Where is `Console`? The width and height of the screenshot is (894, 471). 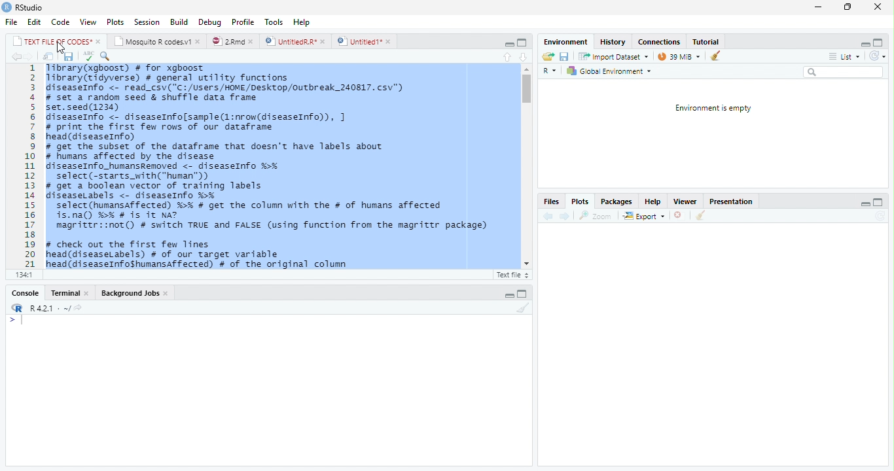
Console is located at coordinates (26, 292).